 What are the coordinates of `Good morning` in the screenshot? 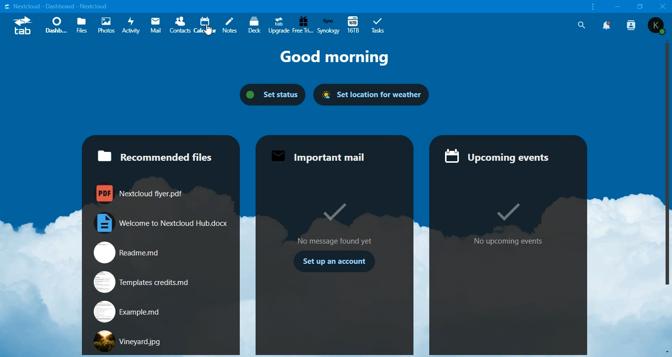 It's located at (340, 59).